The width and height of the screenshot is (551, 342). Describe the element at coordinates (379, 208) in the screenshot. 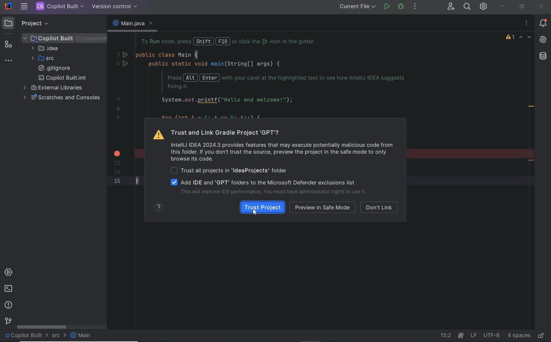

I see `don't link` at that location.